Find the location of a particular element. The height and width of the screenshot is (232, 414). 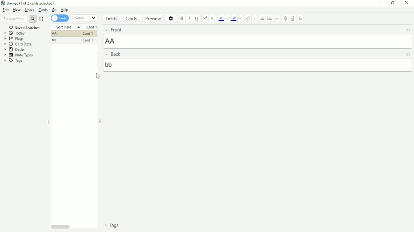

Cards is located at coordinates (133, 18).